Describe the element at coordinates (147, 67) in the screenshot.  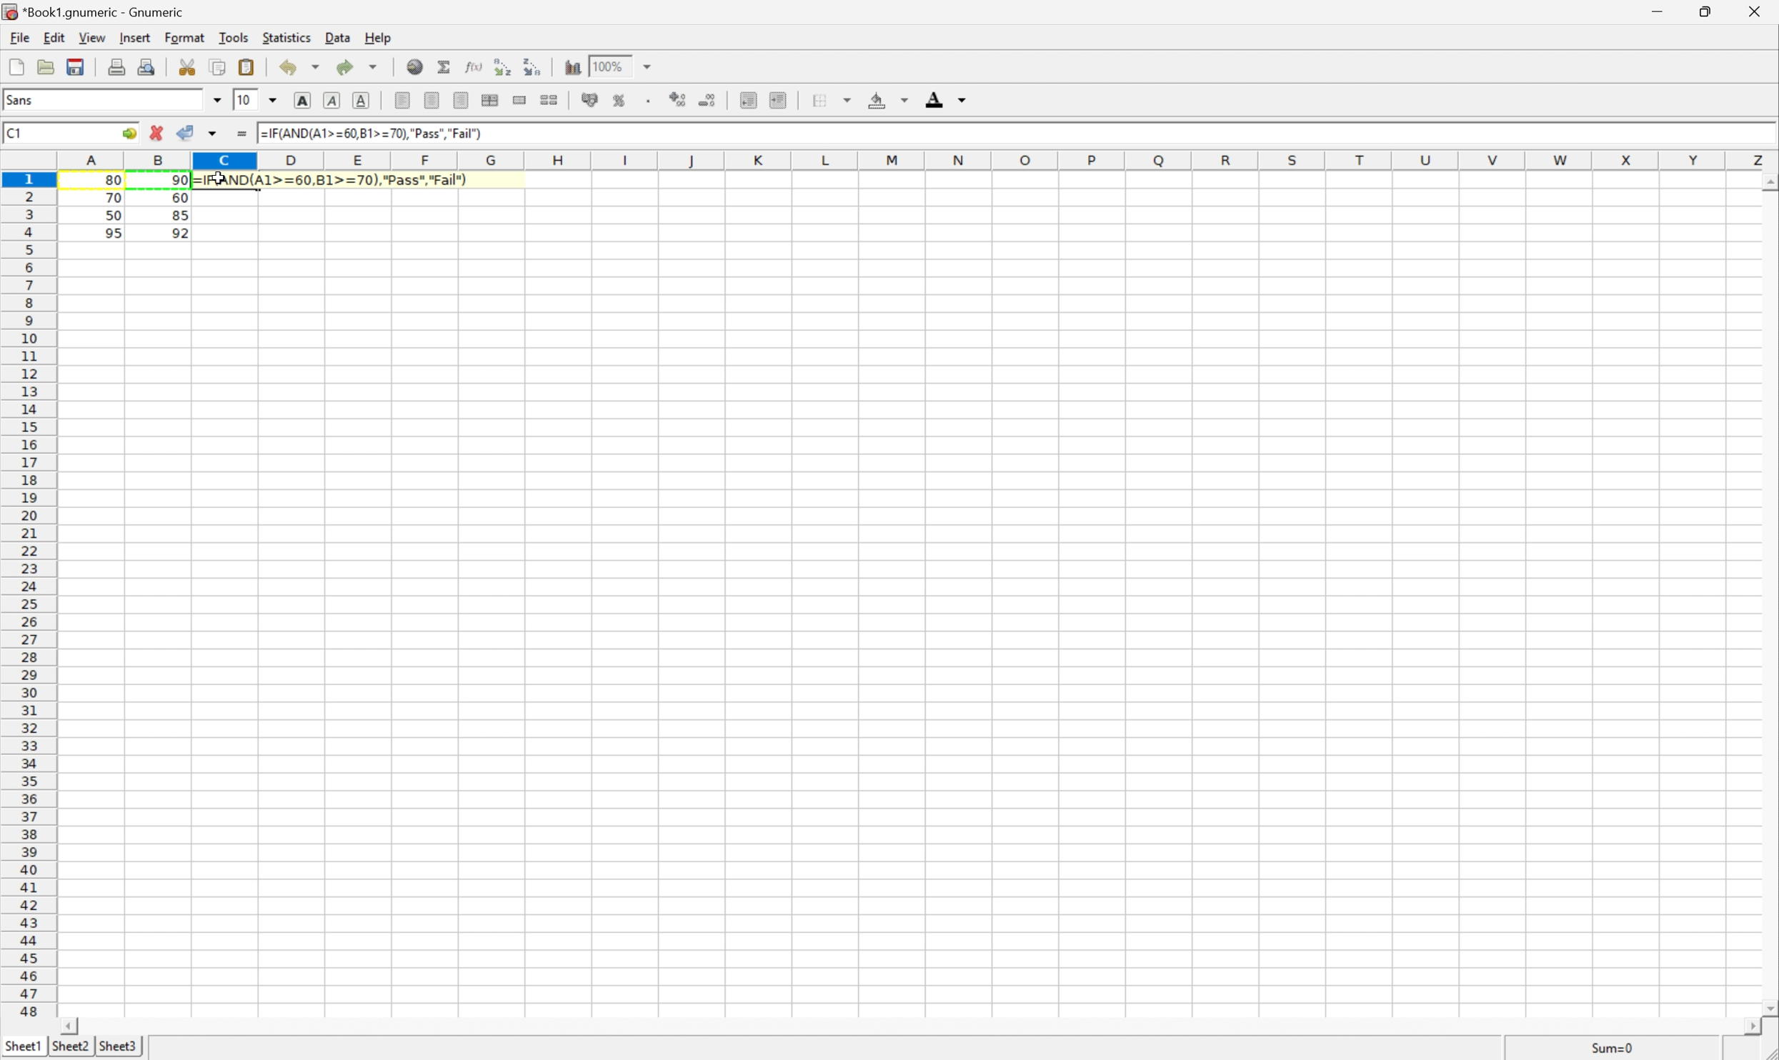
I see `Print preview` at that location.